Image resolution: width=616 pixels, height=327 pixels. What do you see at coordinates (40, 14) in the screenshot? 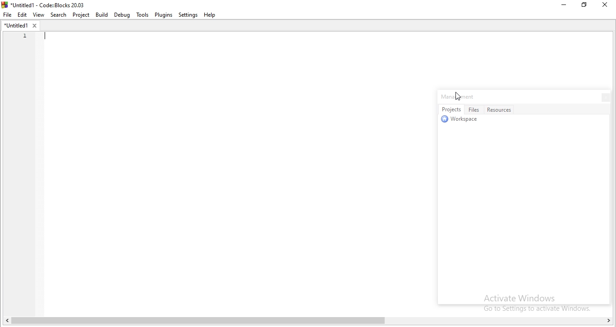
I see `View ` at bounding box center [40, 14].